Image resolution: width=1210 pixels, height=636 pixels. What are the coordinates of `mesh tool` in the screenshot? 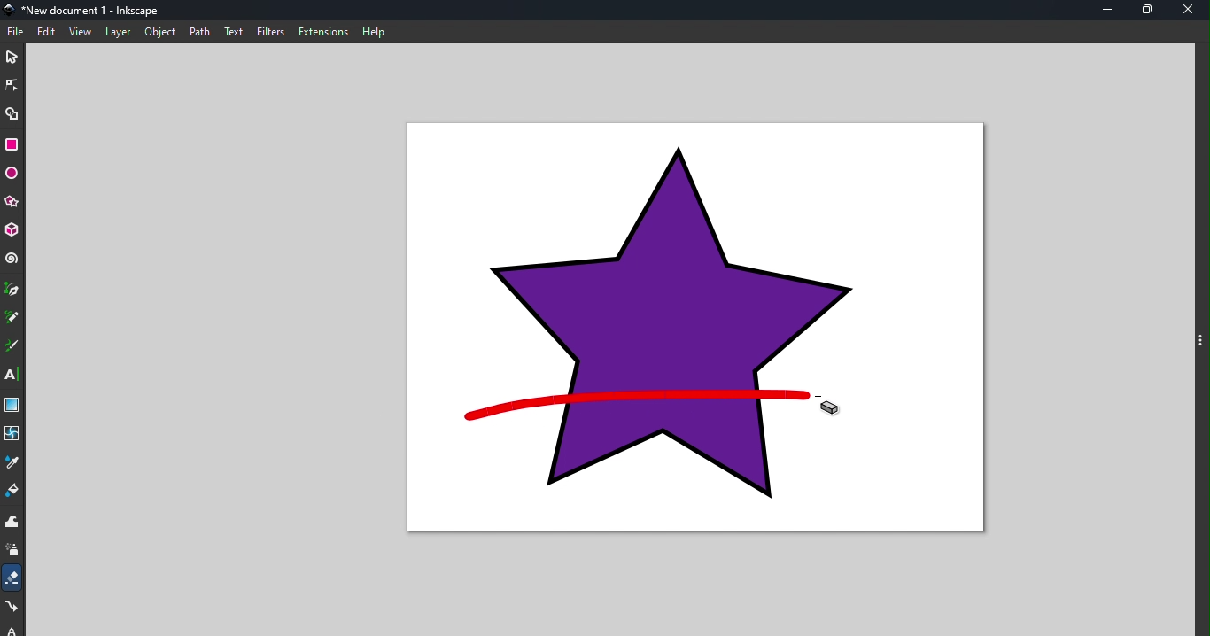 It's located at (13, 433).